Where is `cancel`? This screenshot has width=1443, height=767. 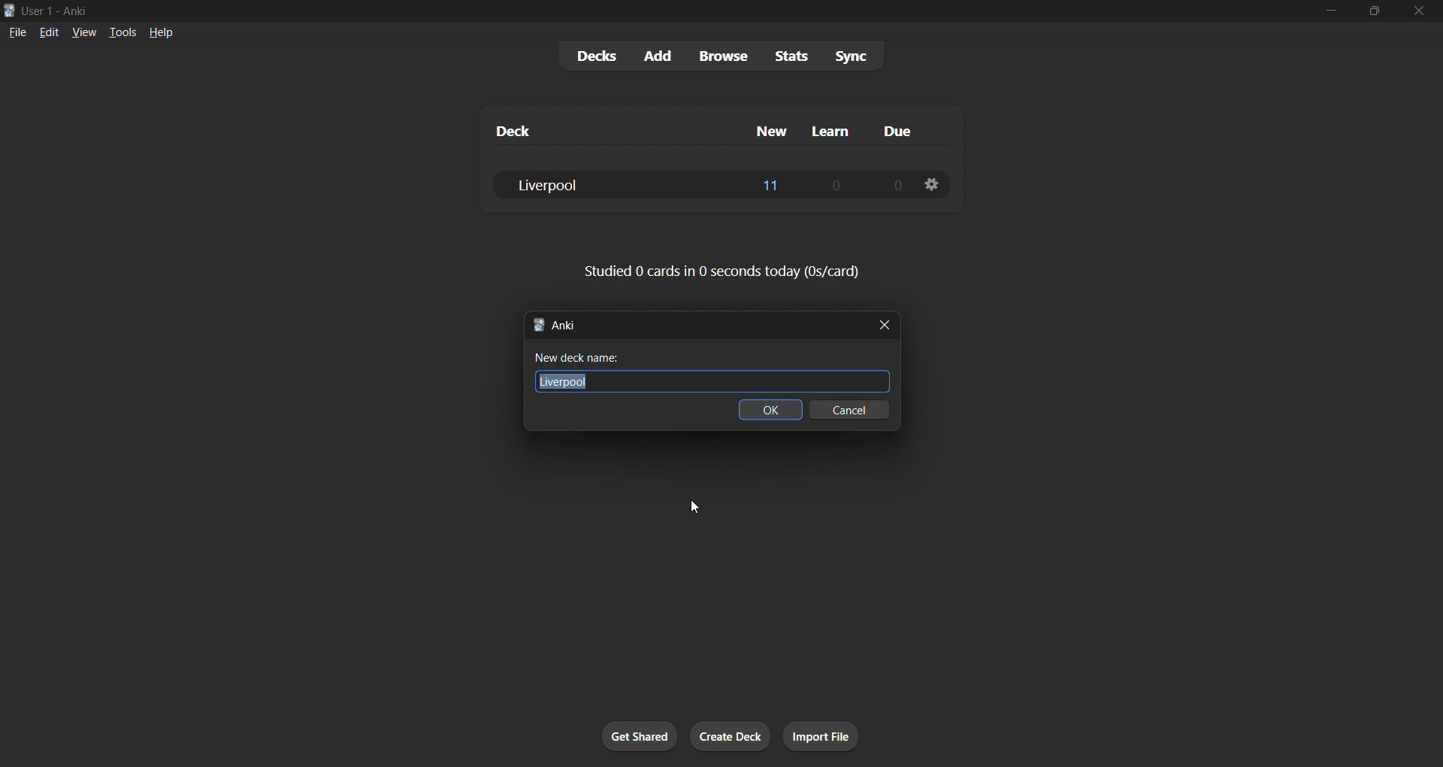 cancel is located at coordinates (849, 411).